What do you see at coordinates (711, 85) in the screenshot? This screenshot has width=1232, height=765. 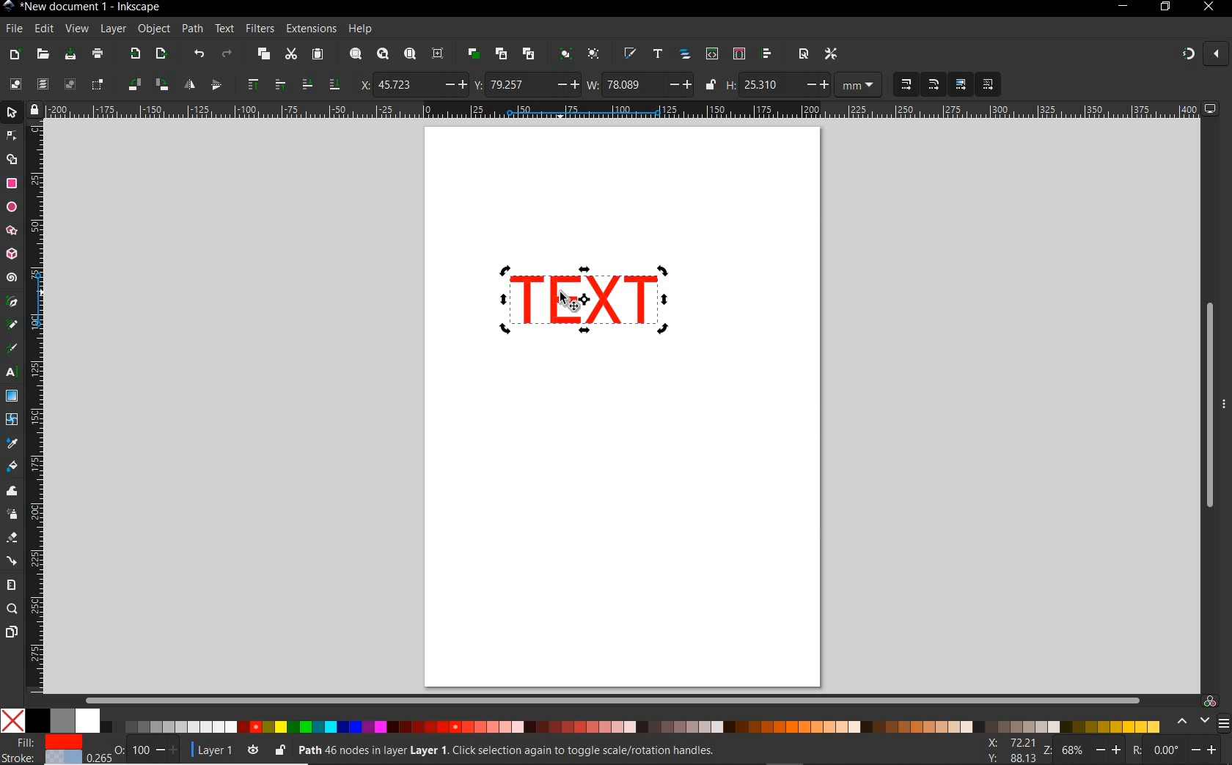 I see `LOCK/UNLOCK HEIGHT/WIDTH` at bounding box center [711, 85].